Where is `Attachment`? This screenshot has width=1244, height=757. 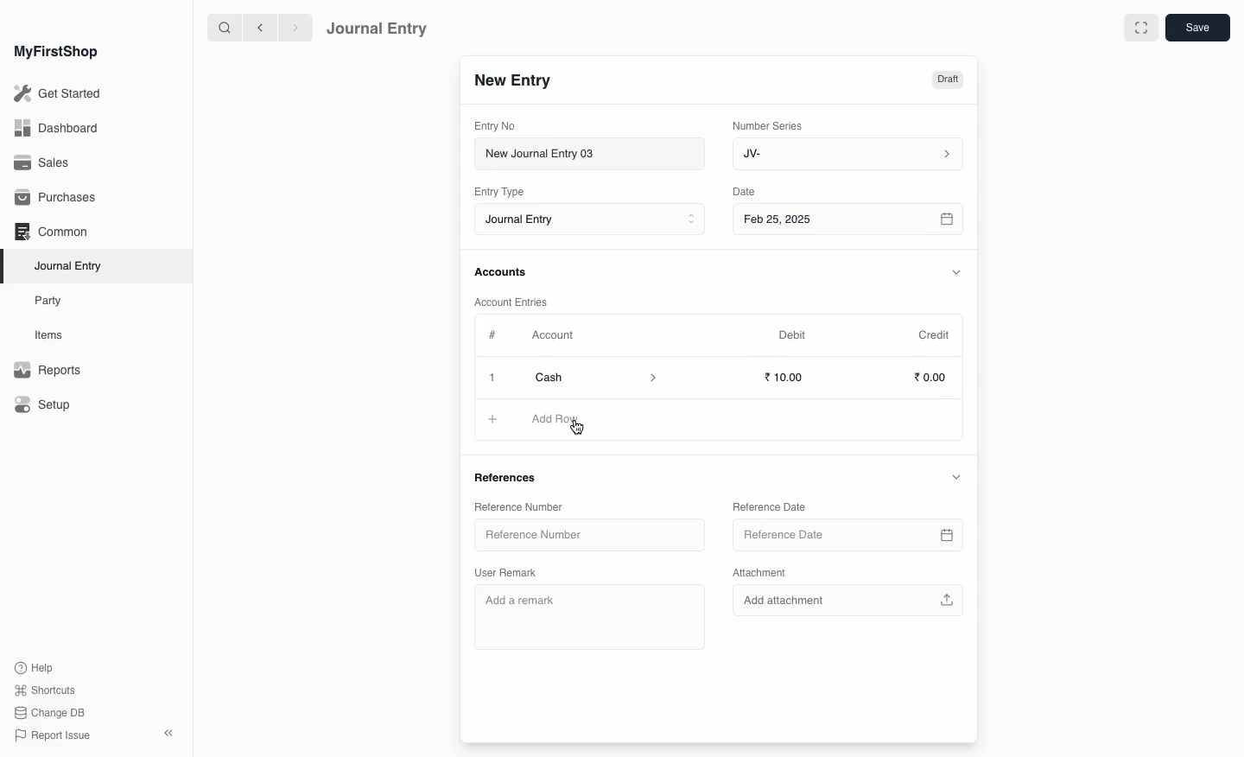 Attachment is located at coordinates (759, 572).